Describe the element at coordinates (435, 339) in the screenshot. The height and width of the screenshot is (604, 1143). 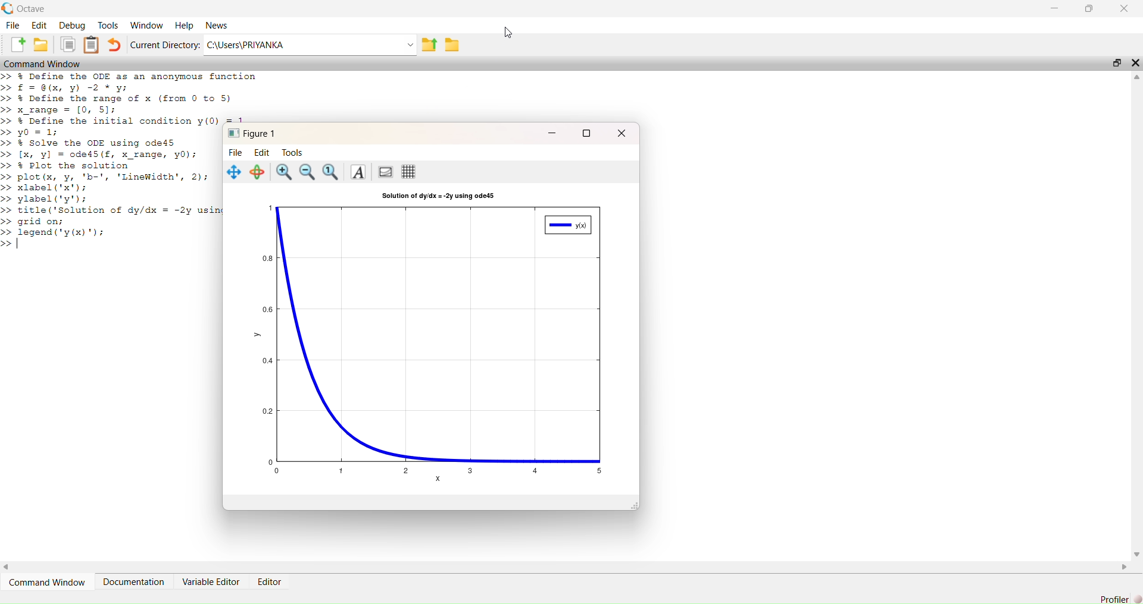
I see `graph` at that location.